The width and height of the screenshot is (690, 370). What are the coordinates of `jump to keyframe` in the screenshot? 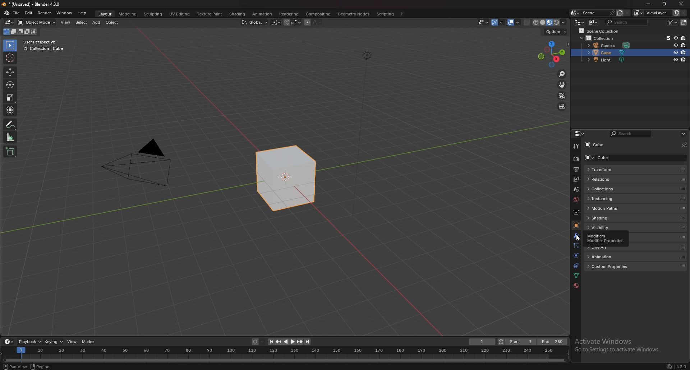 It's located at (300, 342).